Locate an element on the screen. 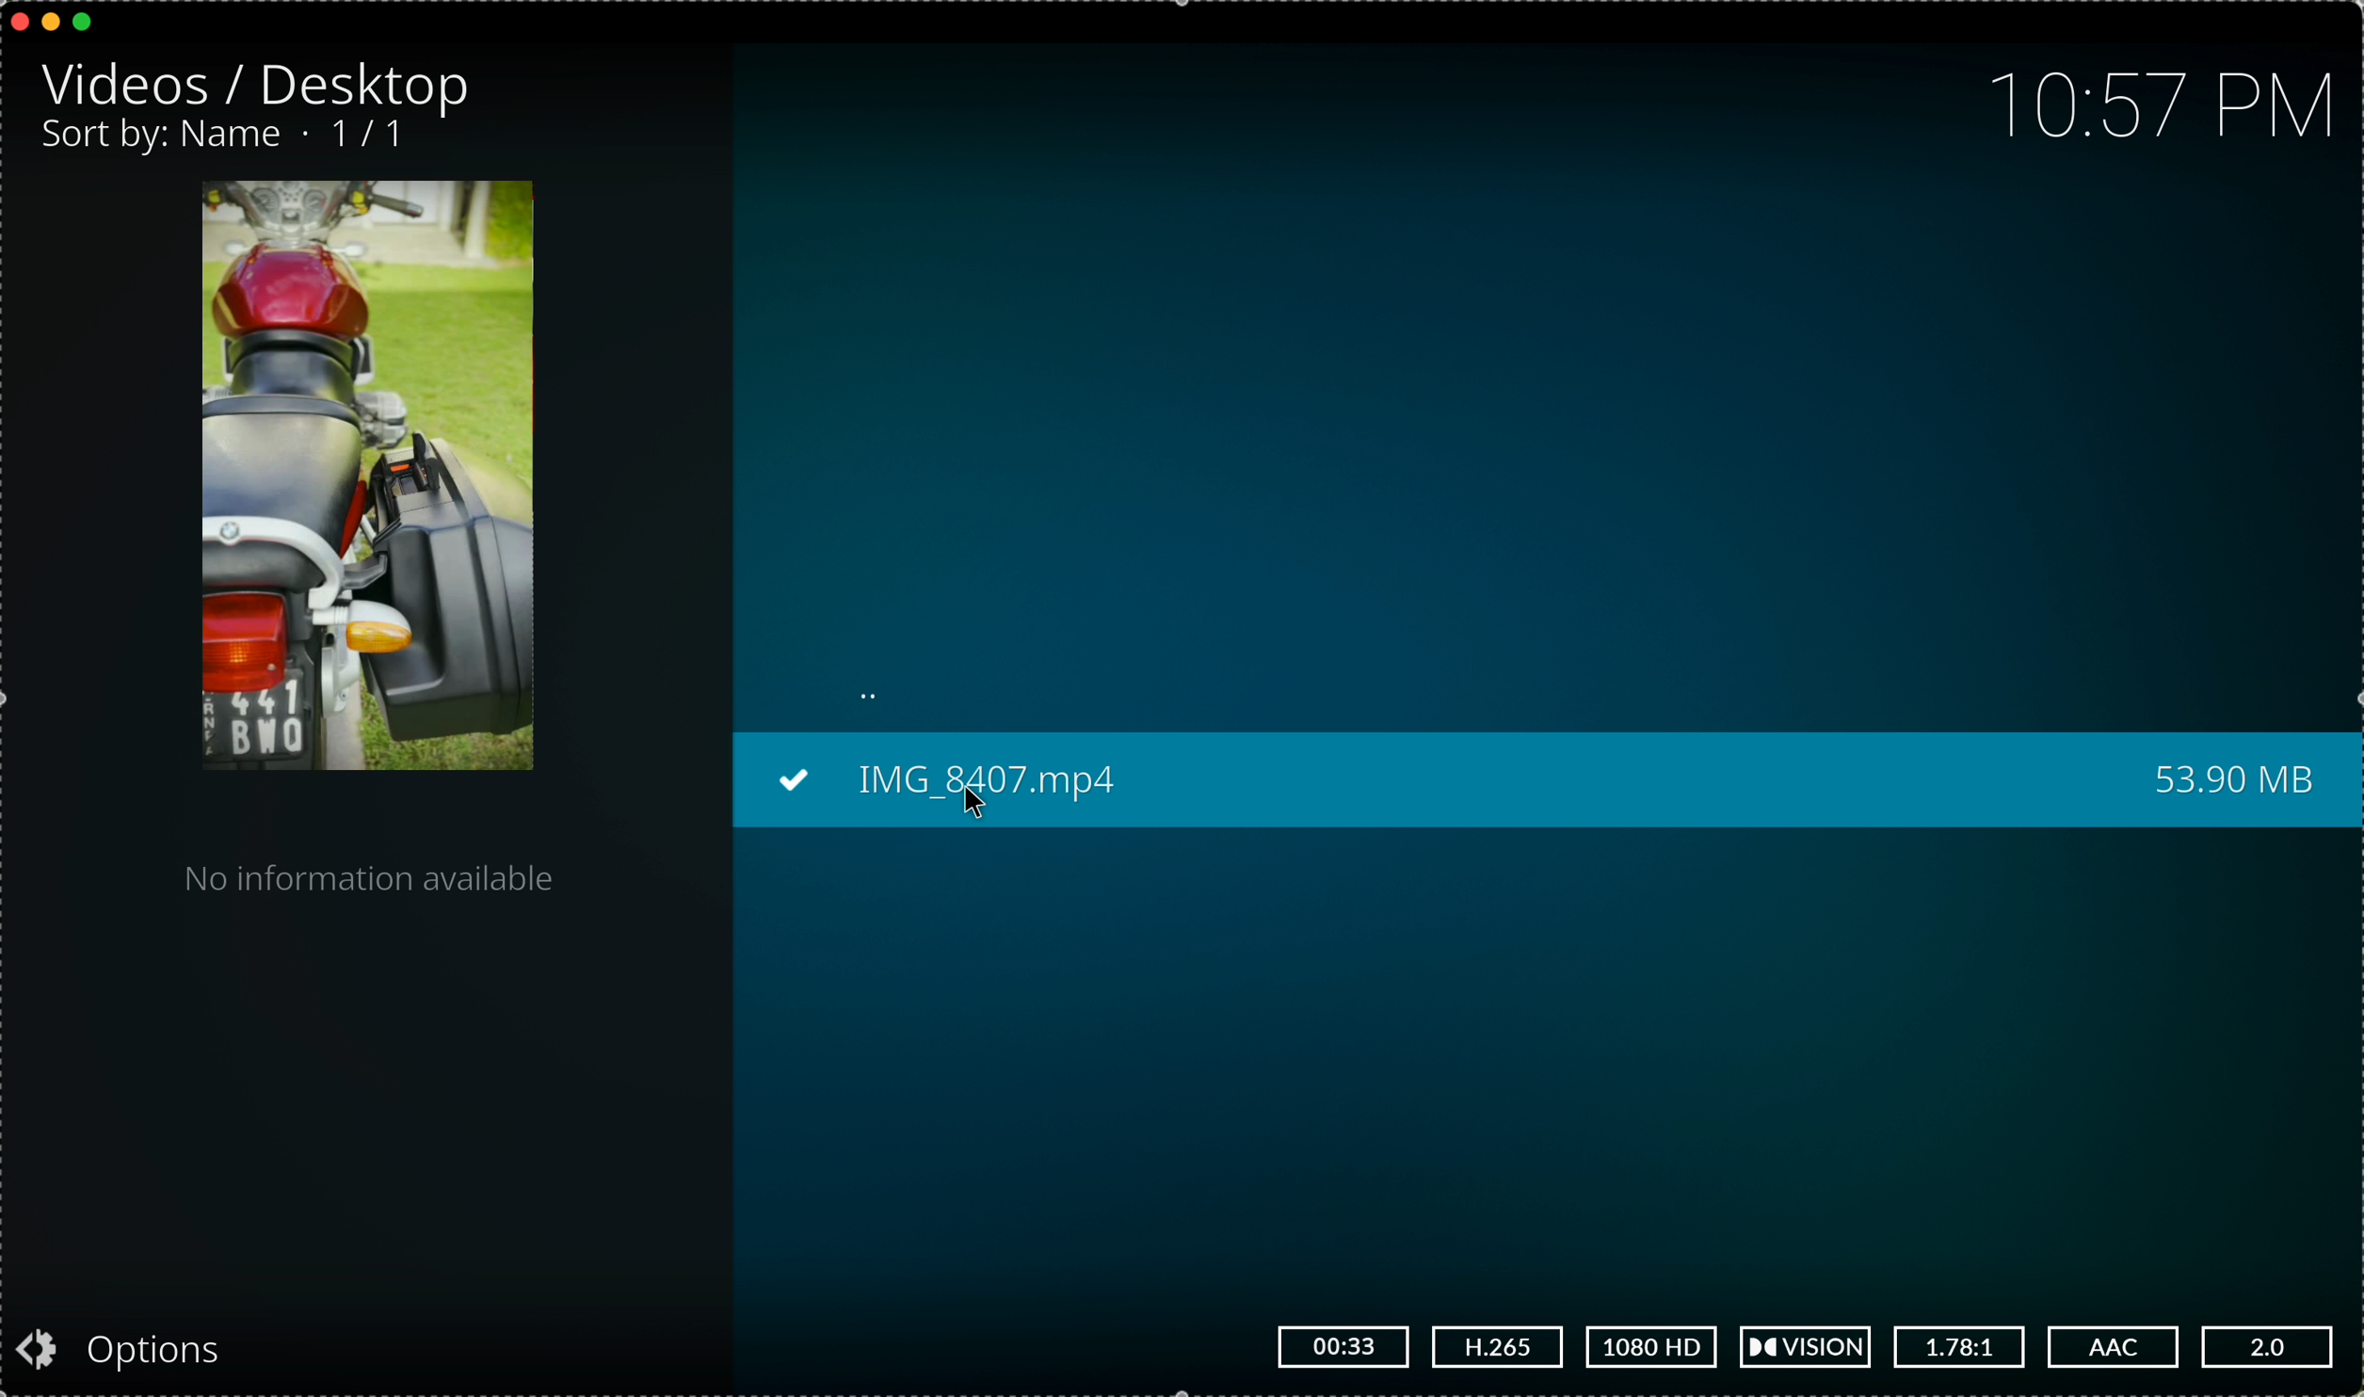 This screenshot has height=1397, width=2364. 1.78:1 is located at coordinates (1964, 1348).